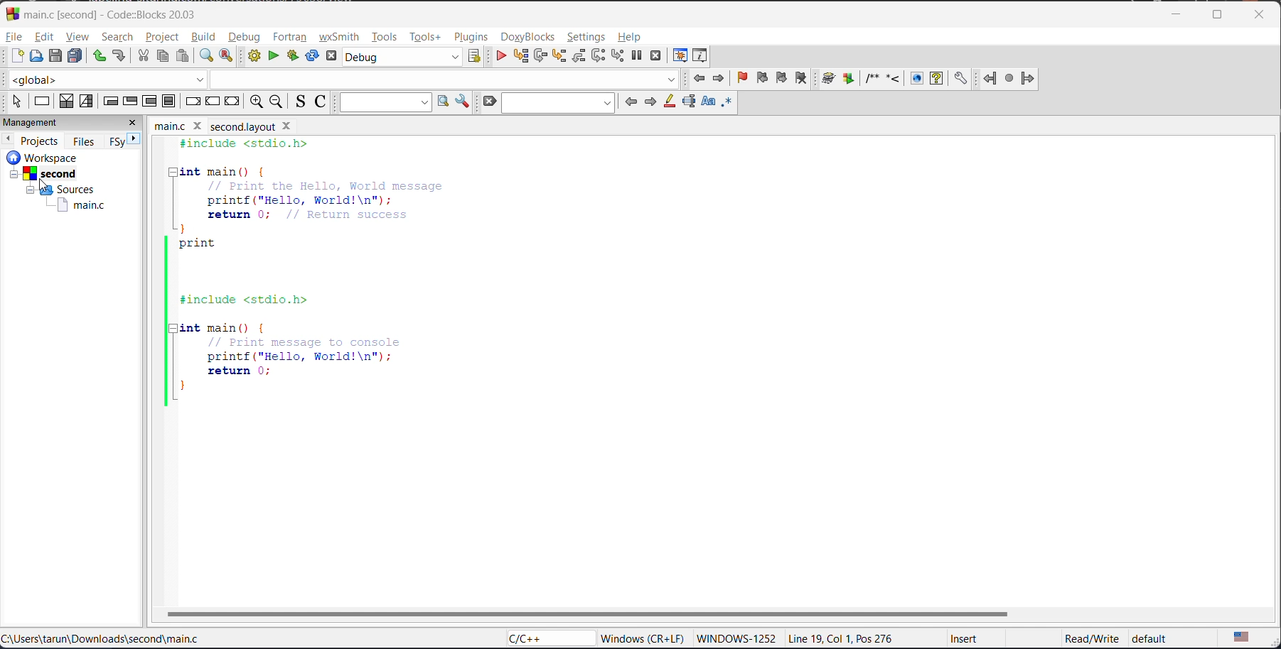  What do you see at coordinates (587, 38) in the screenshot?
I see `settings` at bounding box center [587, 38].